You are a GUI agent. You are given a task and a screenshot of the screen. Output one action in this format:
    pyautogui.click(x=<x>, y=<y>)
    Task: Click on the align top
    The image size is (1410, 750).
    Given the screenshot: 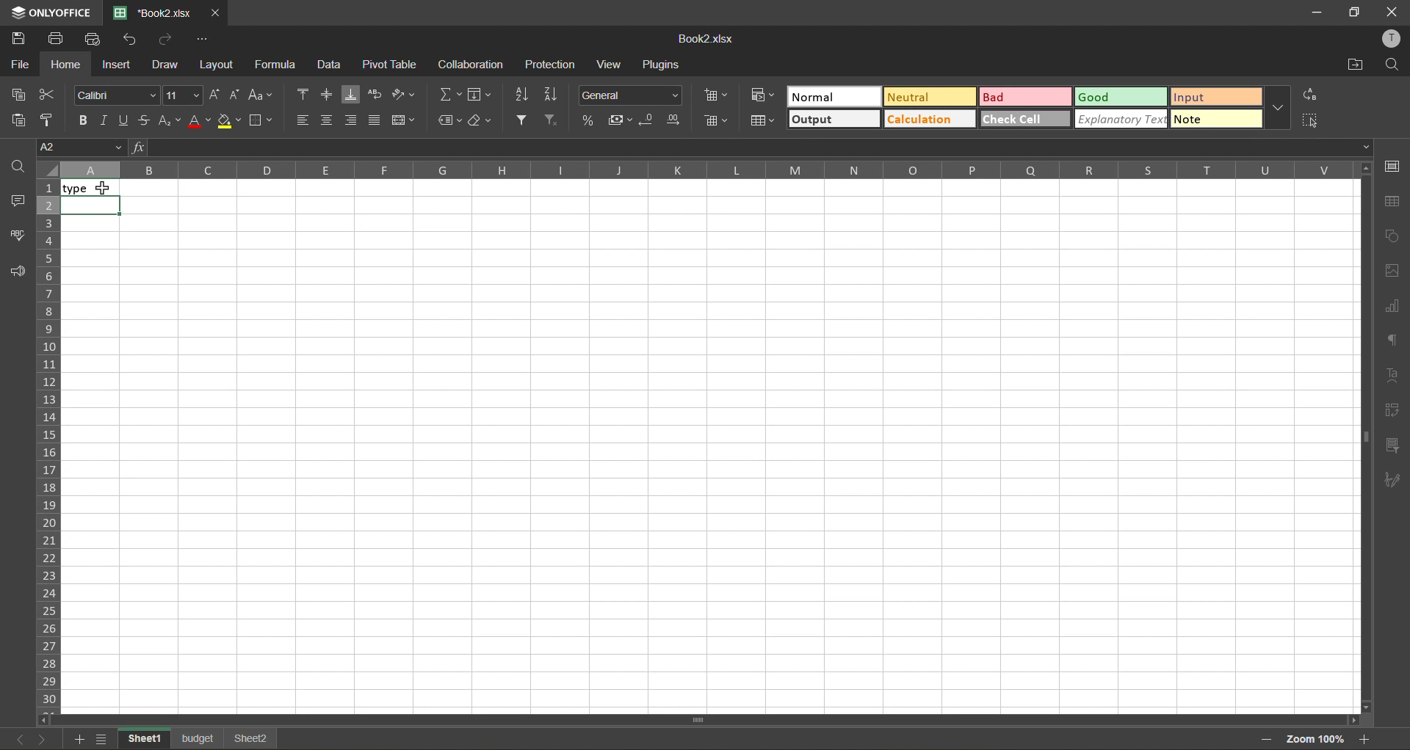 What is the action you would take?
    pyautogui.click(x=304, y=94)
    